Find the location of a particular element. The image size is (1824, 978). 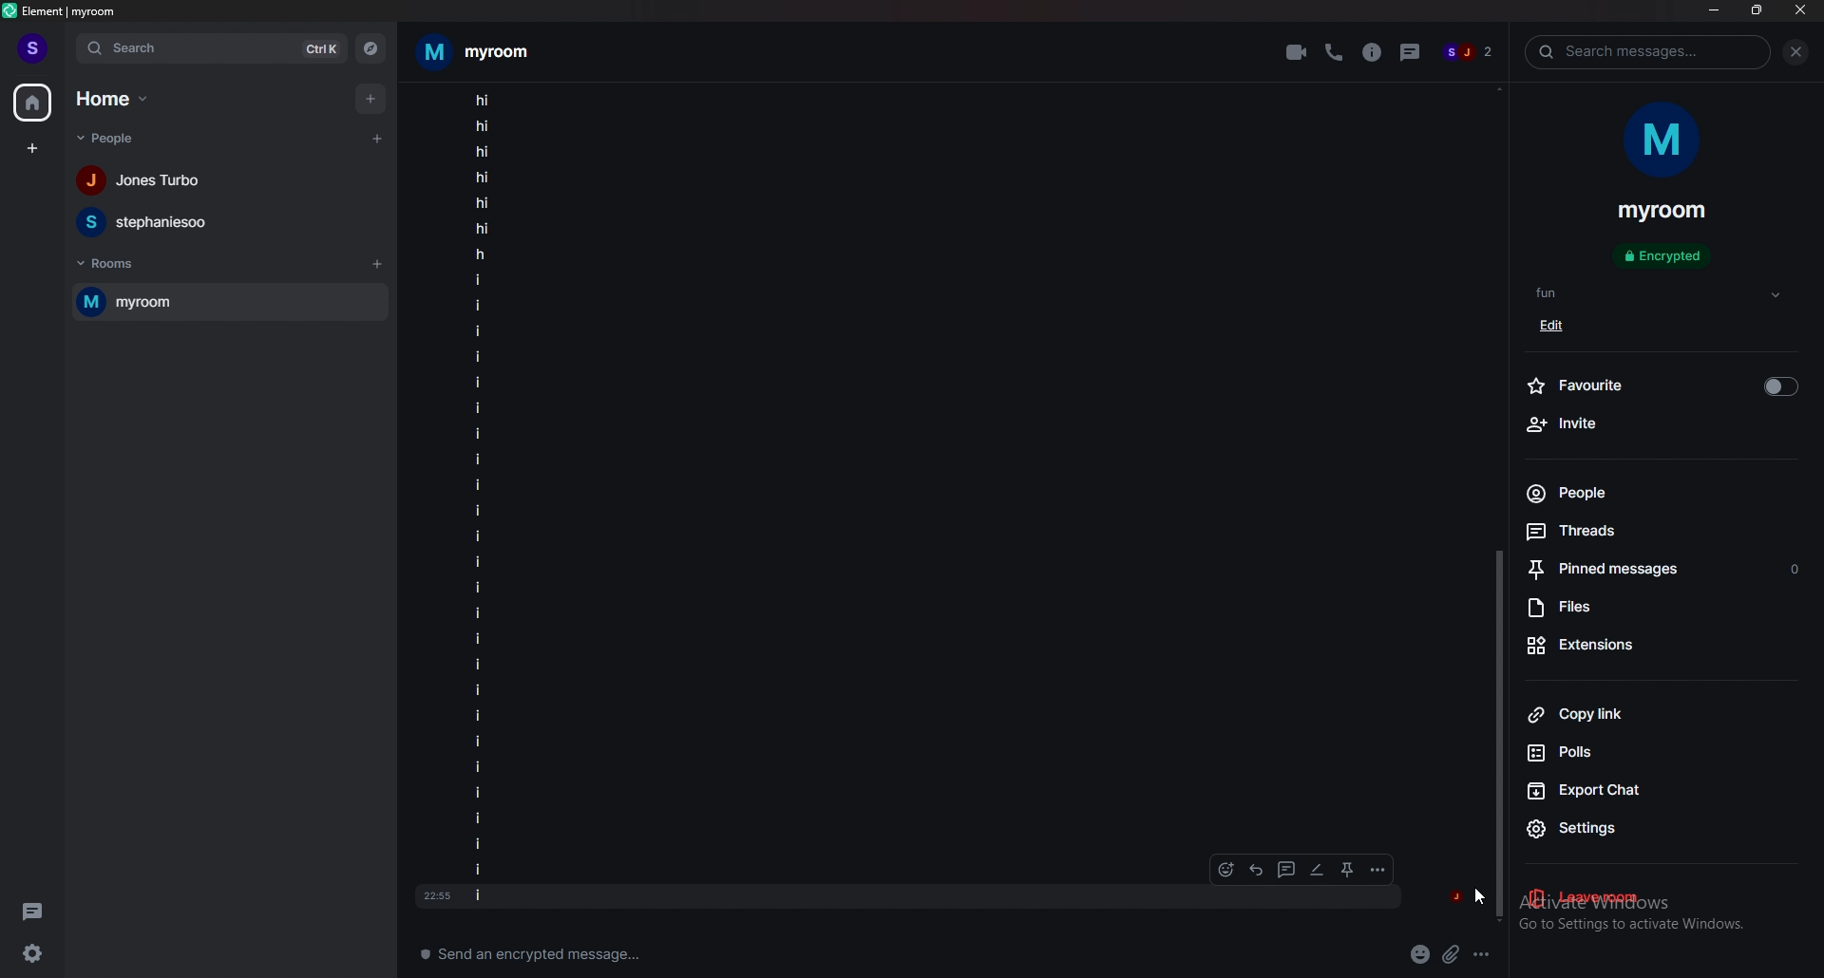

react is located at coordinates (1225, 871).